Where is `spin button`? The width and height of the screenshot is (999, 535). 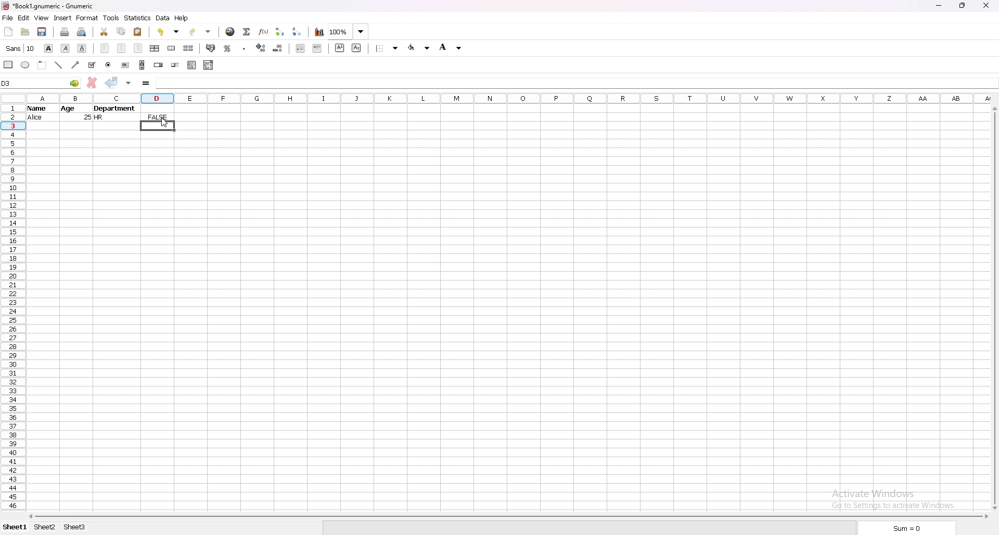
spin button is located at coordinates (159, 66).